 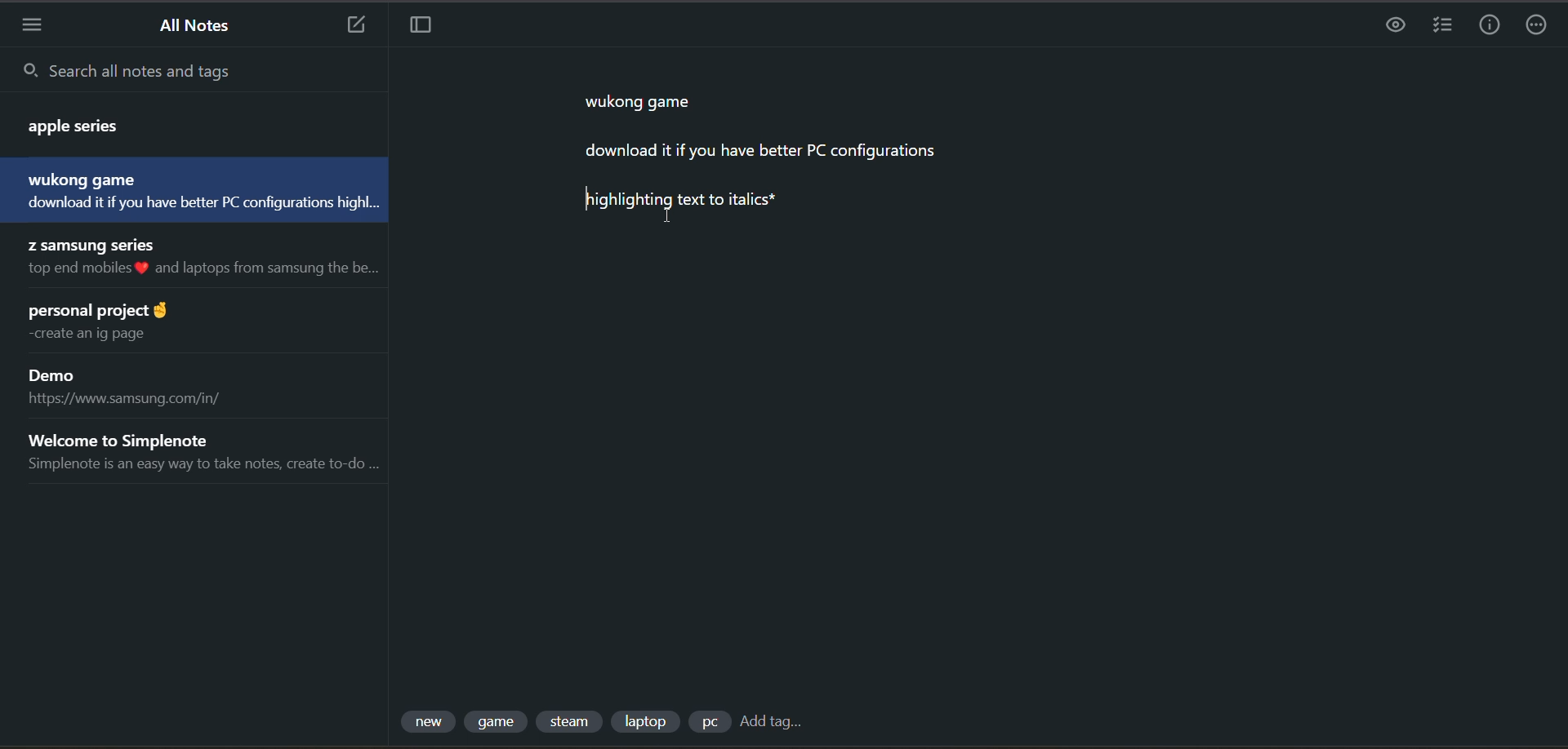 What do you see at coordinates (666, 218) in the screenshot?
I see `cursor` at bounding box center [666, 218].